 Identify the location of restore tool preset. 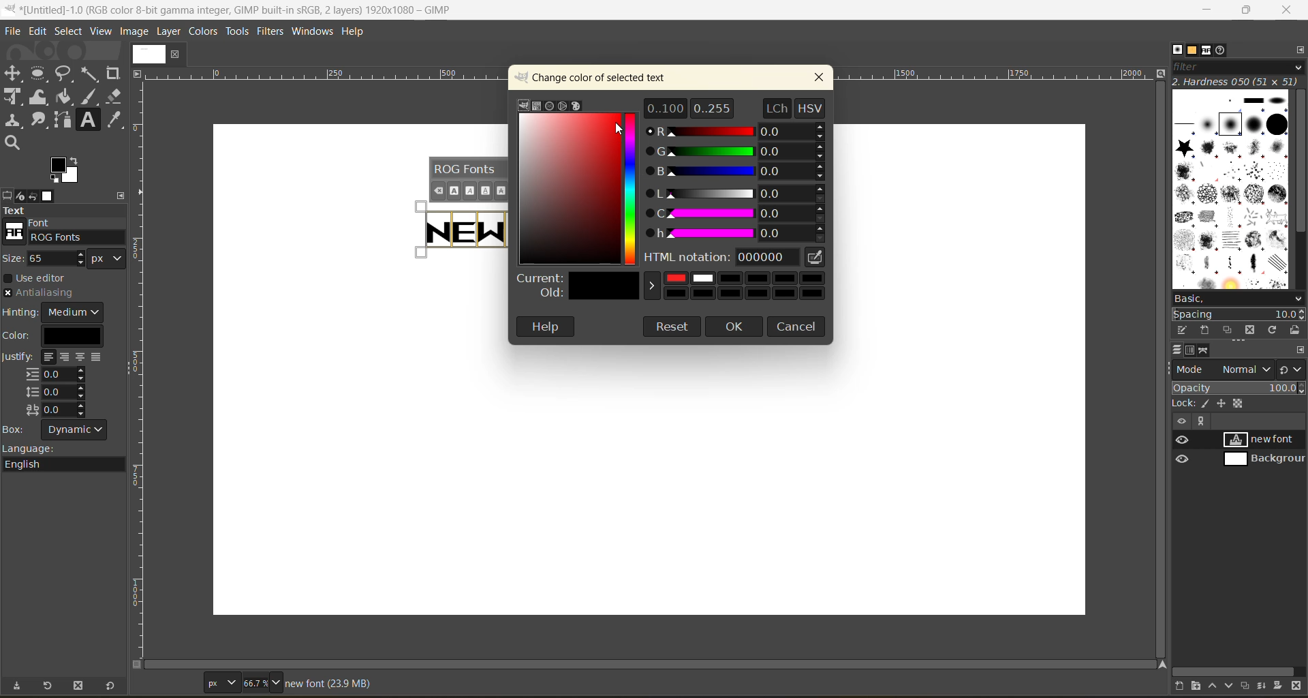
(49, 686).